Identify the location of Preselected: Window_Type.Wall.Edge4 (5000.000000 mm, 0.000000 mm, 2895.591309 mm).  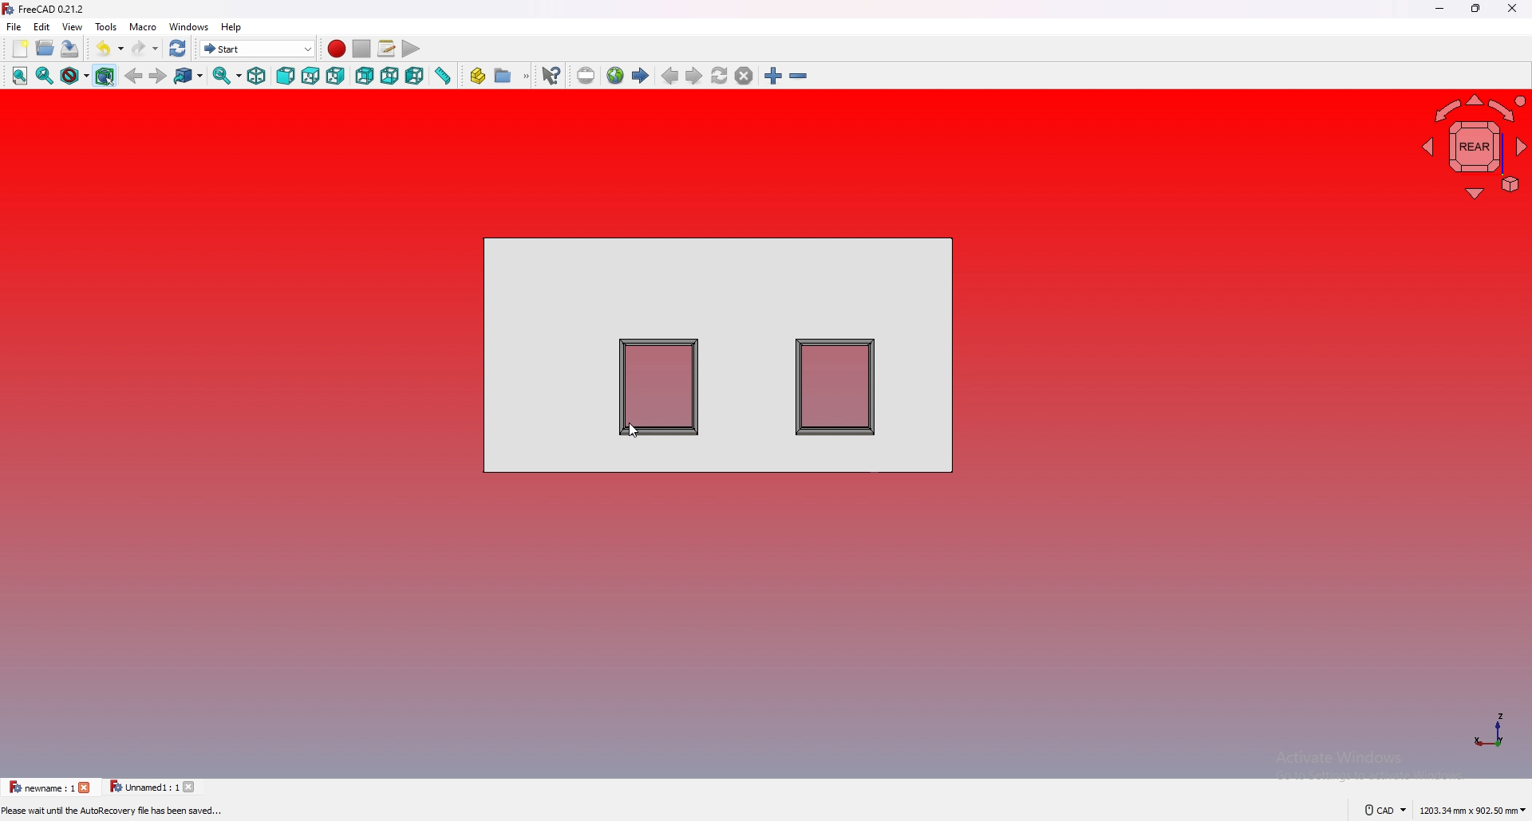
(184, 811).